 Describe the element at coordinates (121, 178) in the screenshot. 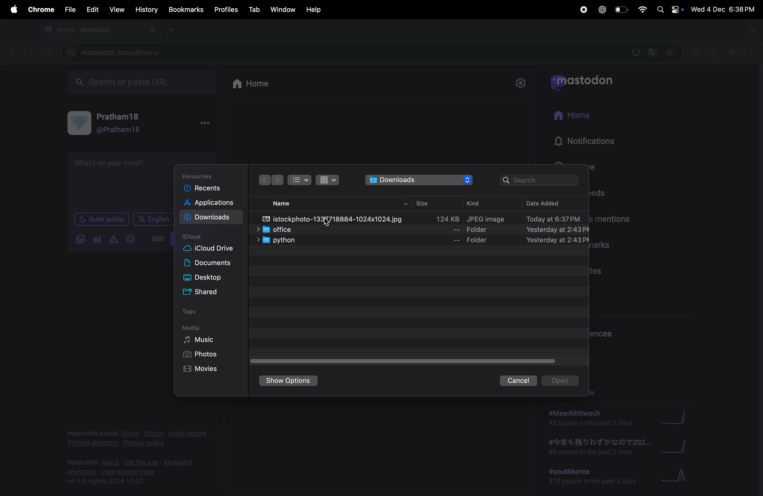

I see `tet box` at that location.